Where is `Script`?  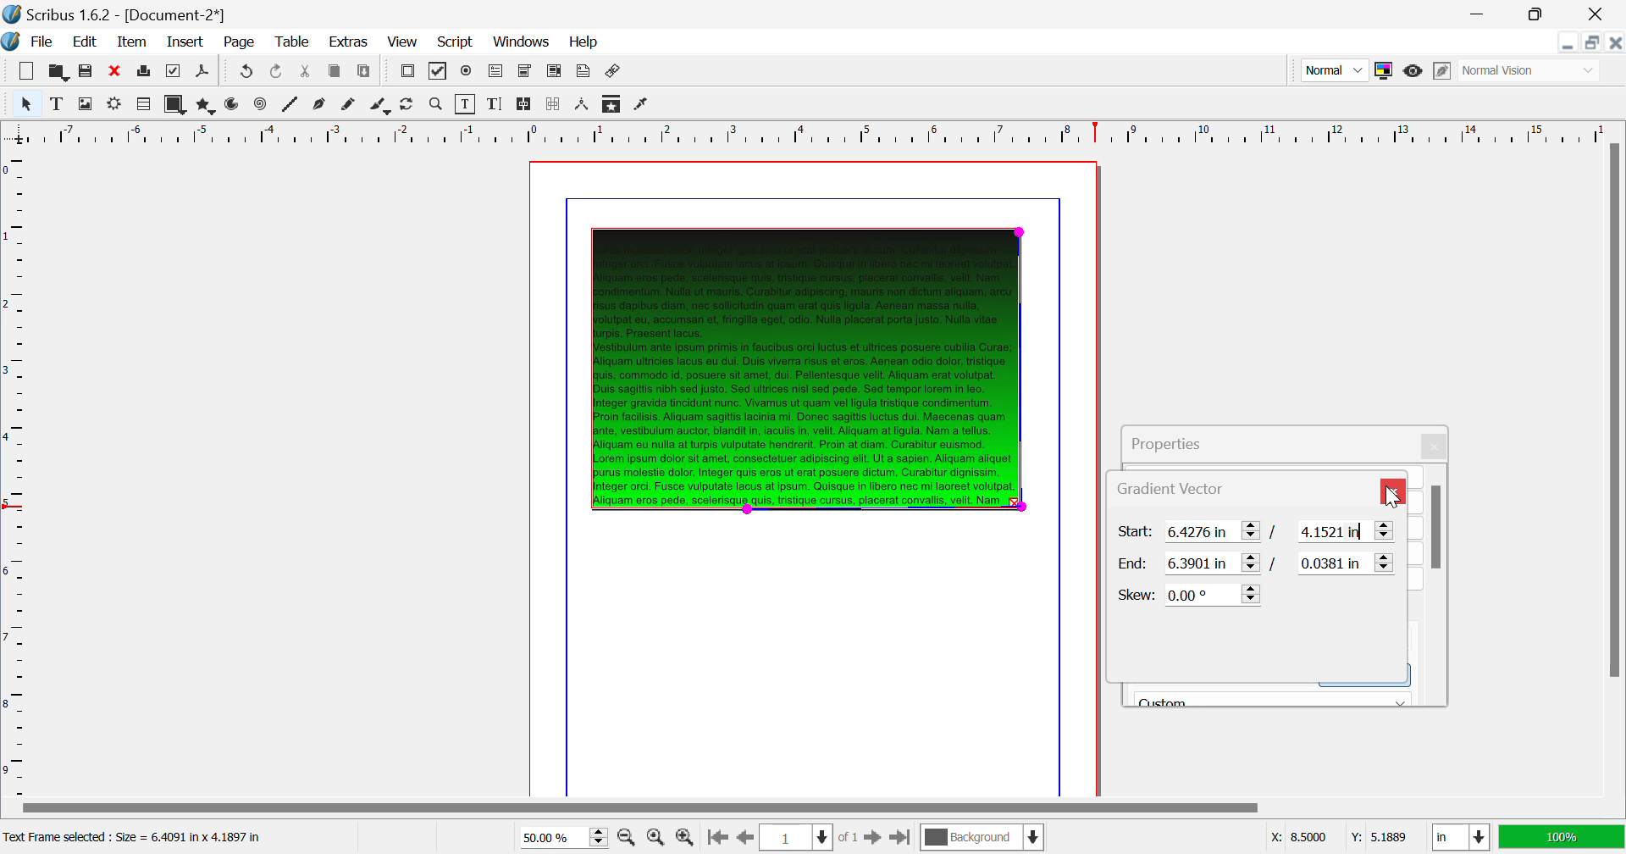
Script is located at coordinates (456, 41).